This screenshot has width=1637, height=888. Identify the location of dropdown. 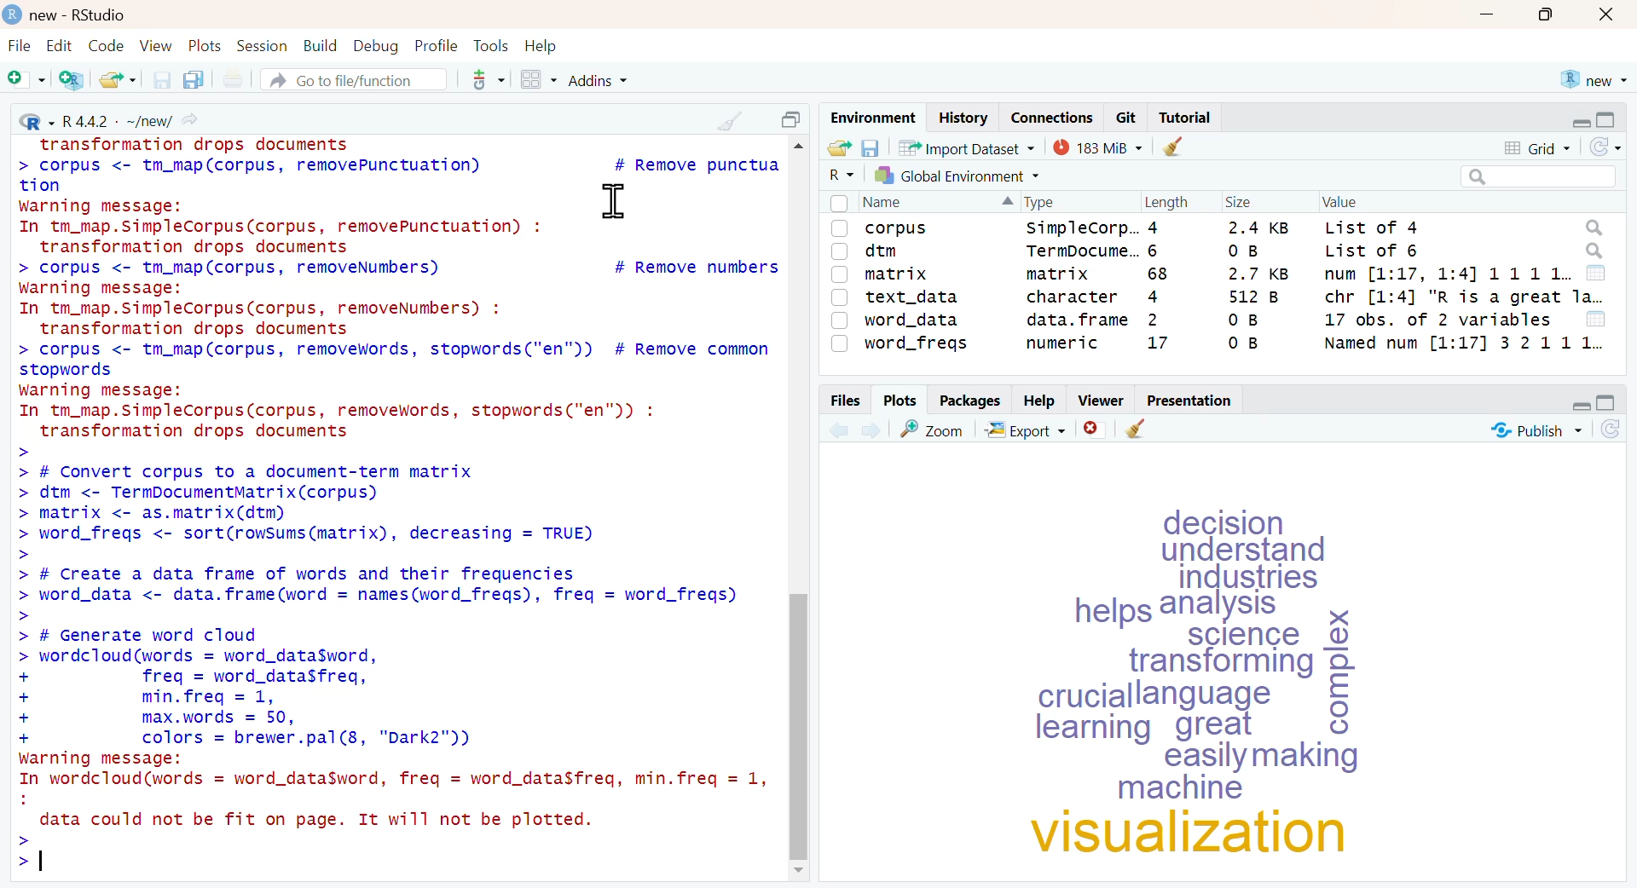
(1003, 203).